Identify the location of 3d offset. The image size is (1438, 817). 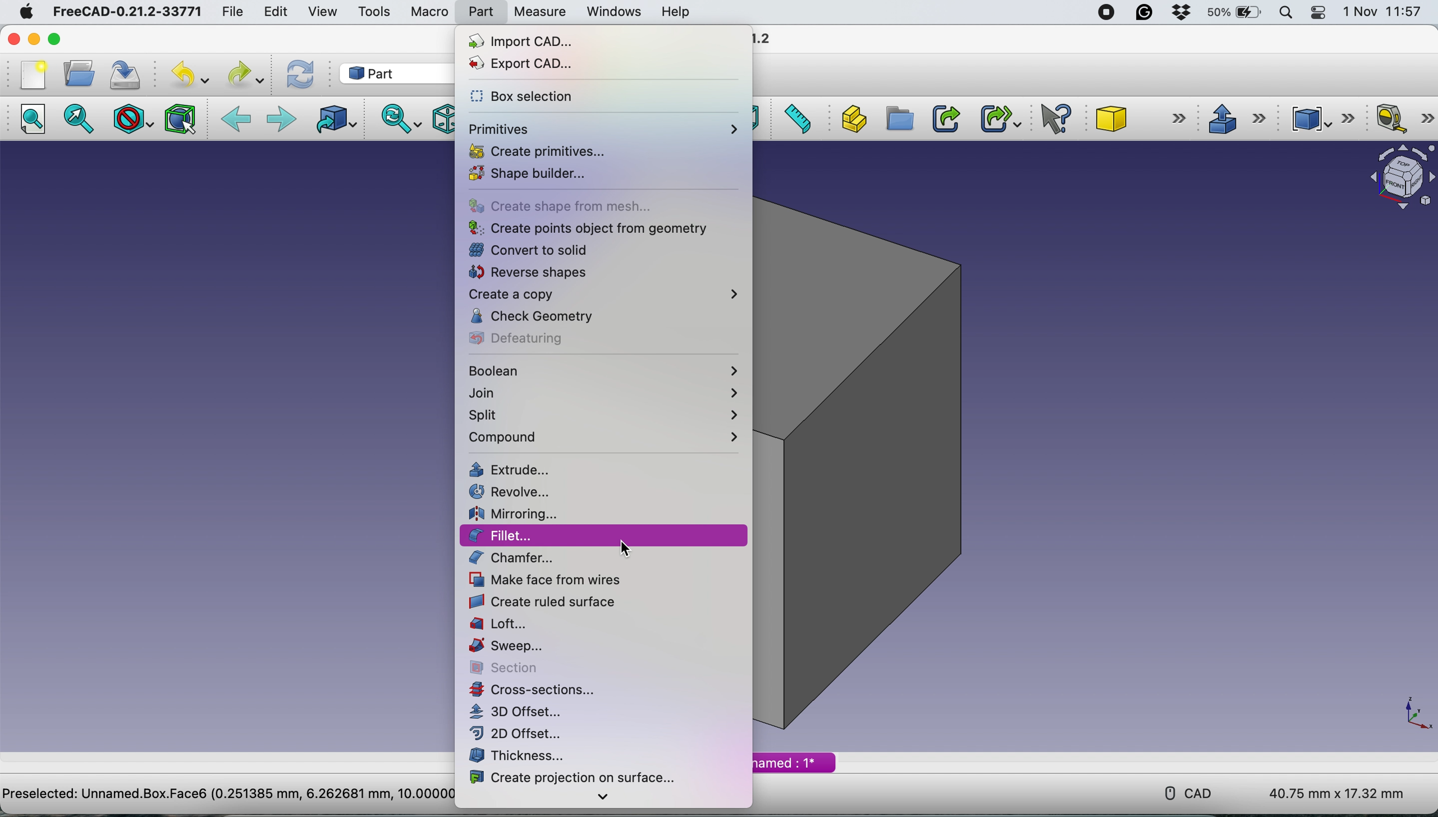
(521, 712).